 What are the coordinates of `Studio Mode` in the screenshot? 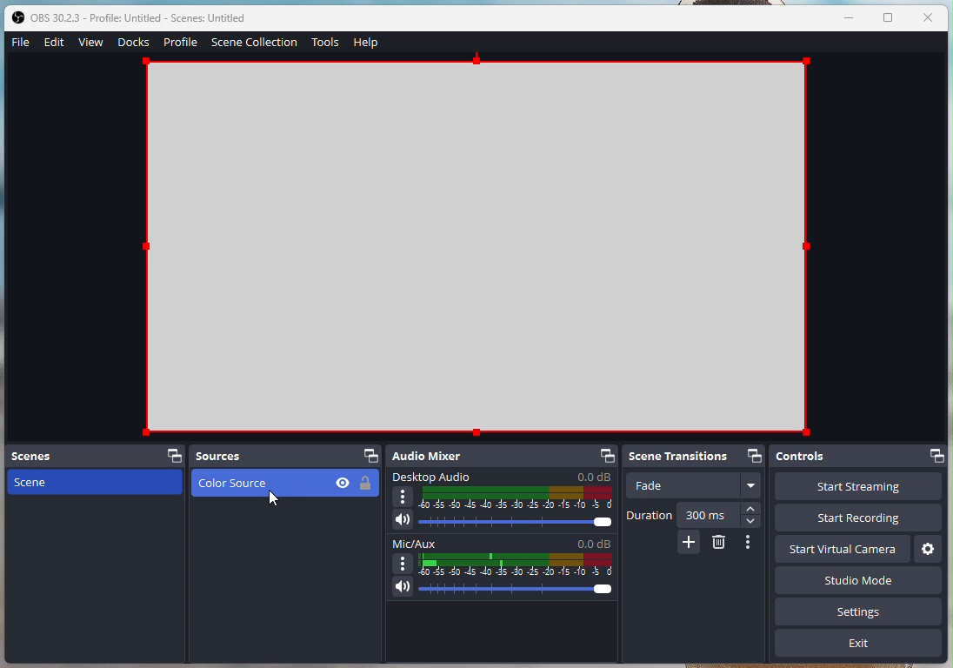 It's located at (807, 583).